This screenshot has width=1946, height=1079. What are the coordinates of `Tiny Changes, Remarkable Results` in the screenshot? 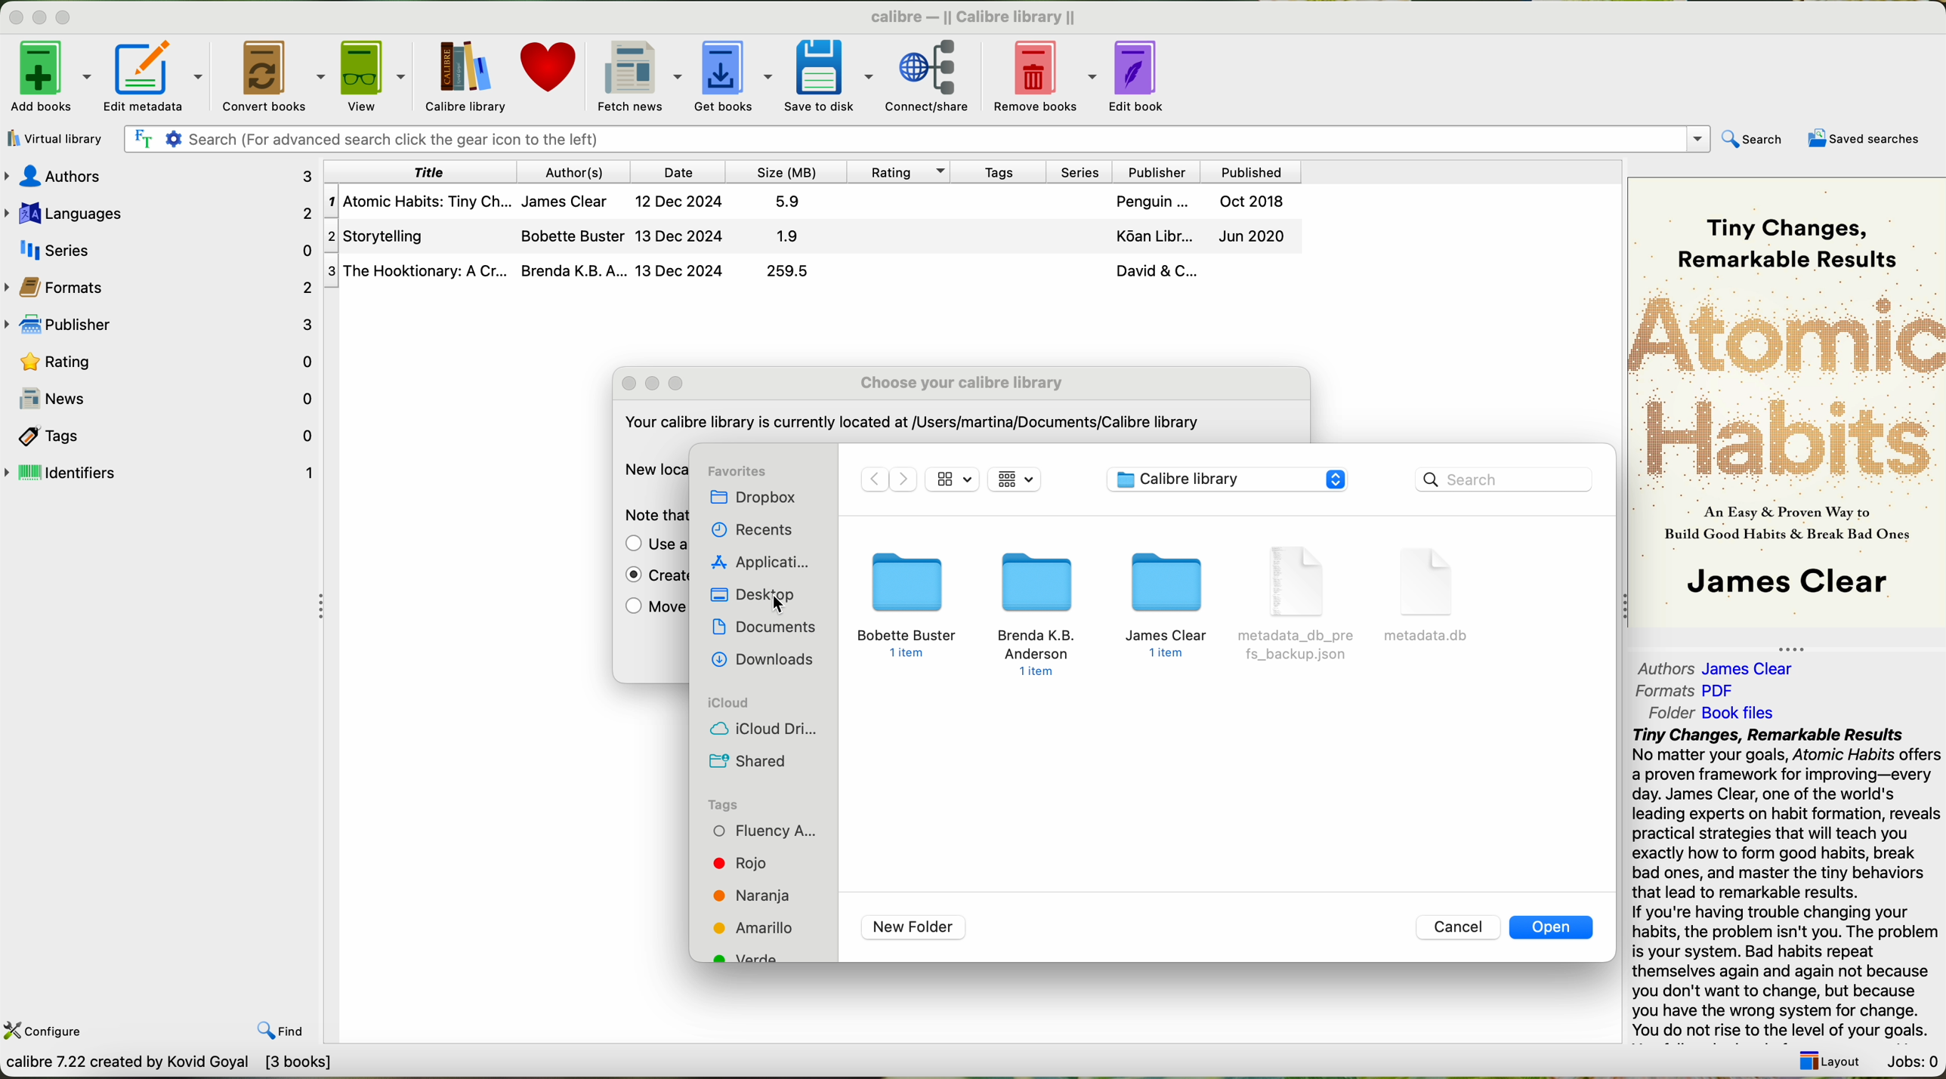 It's located at (1787, 227).